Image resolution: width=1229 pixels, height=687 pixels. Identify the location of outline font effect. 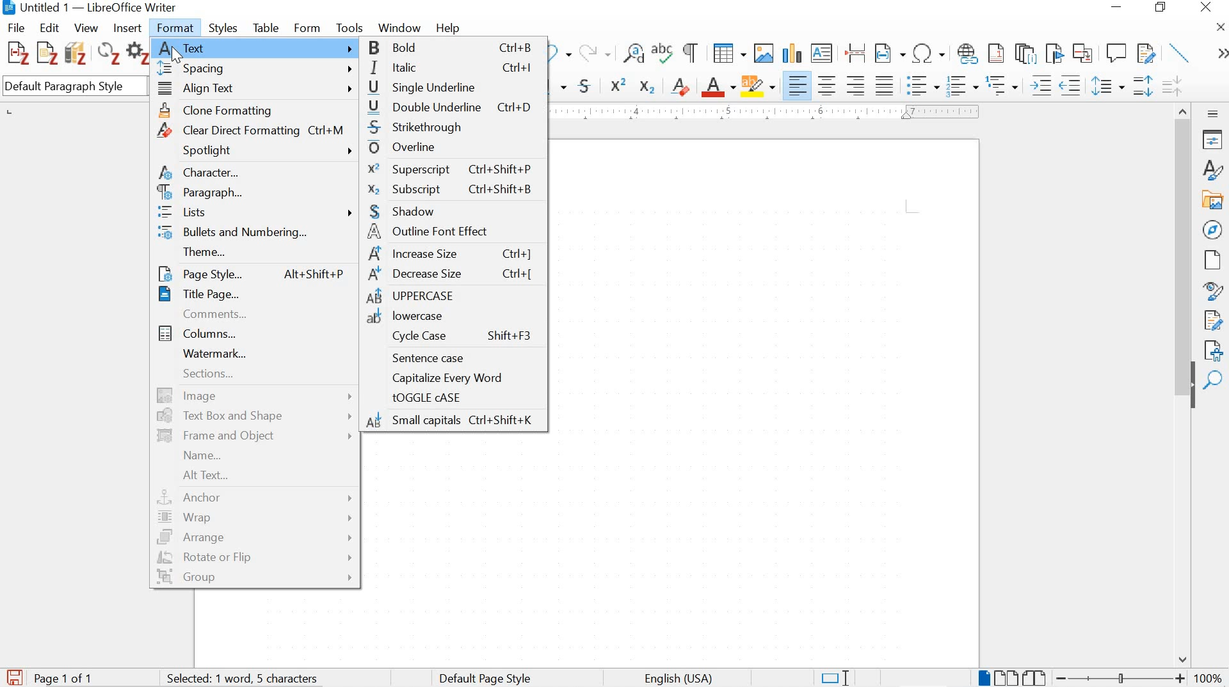
(451, 232).